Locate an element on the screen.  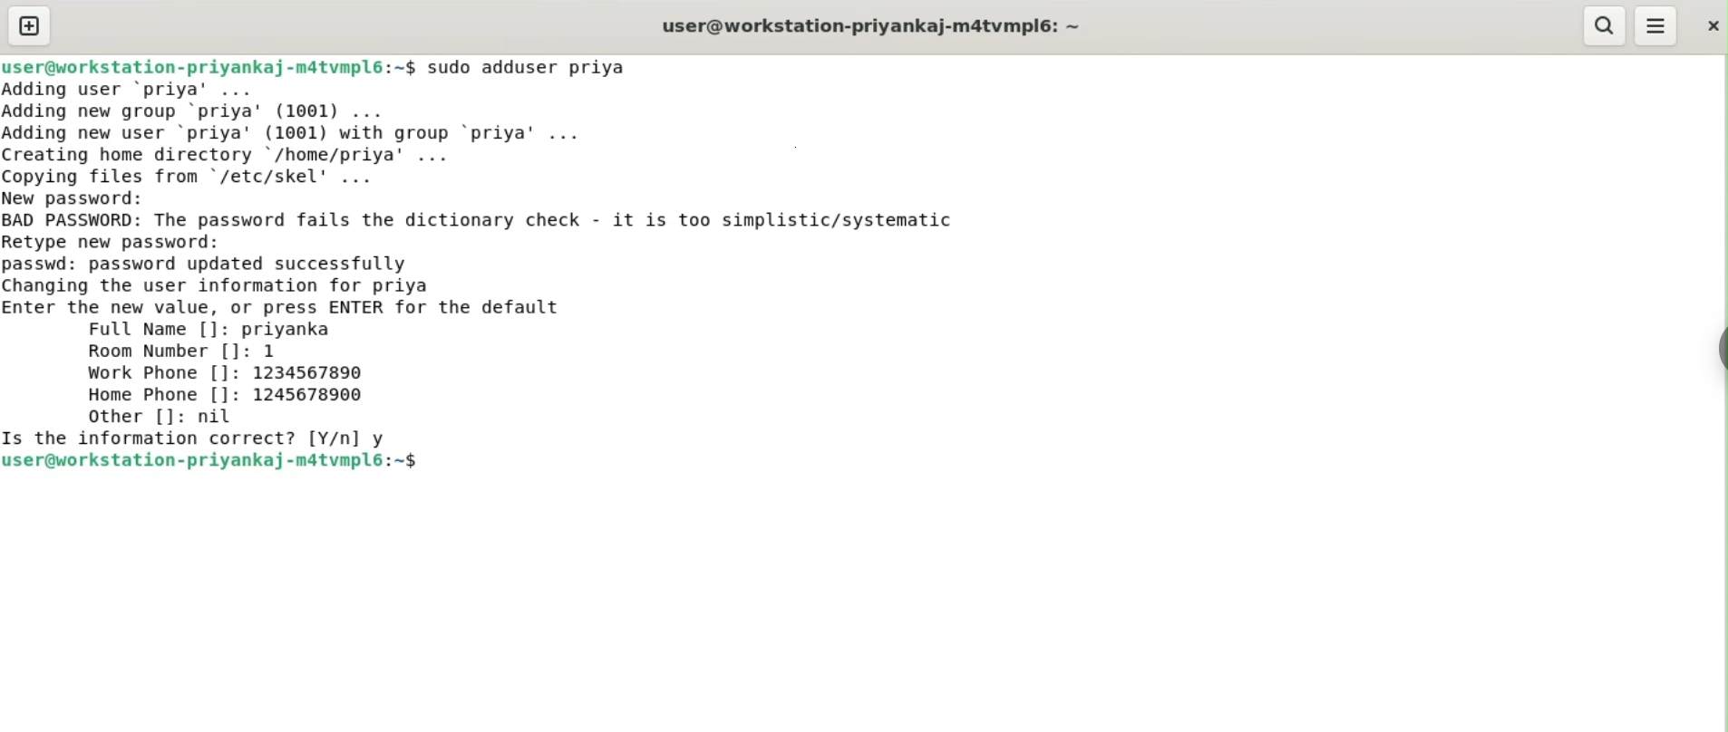
sudo adduser priya is located at coordinates (529, 67).